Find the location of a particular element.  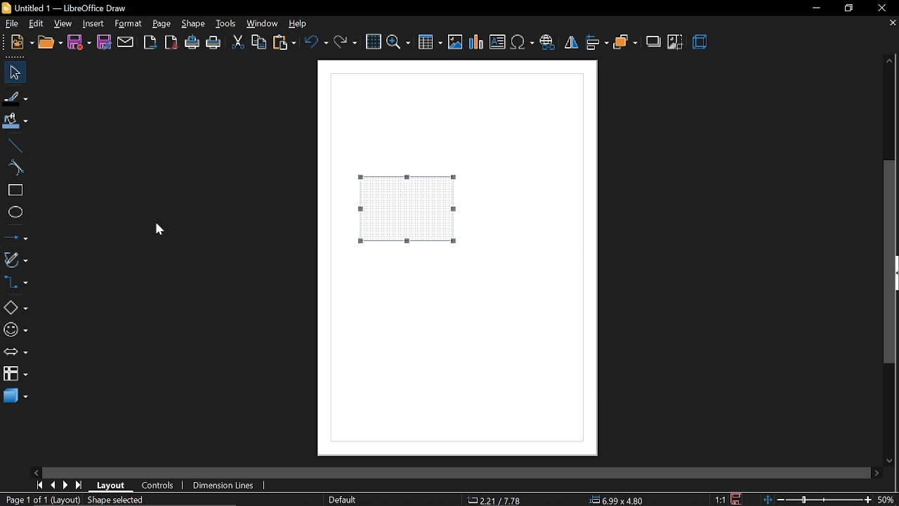

curve is located at coordinates (13, 167).